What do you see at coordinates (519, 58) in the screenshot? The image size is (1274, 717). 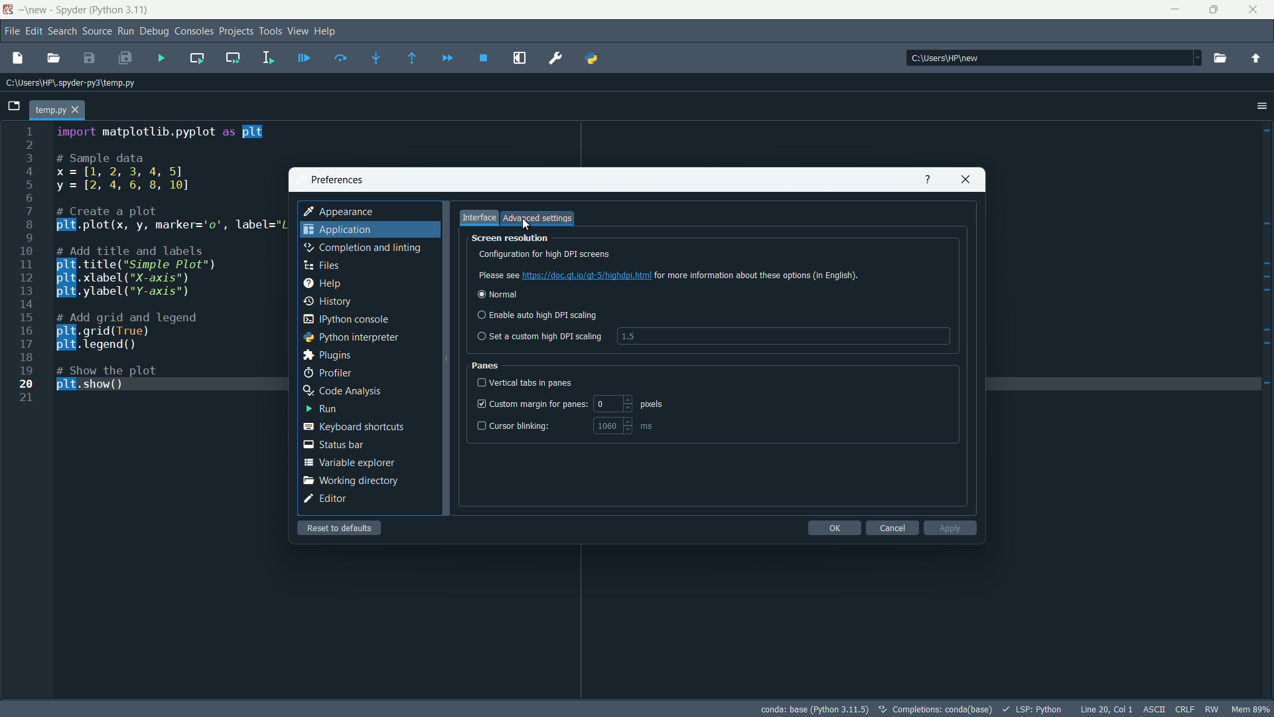 I see `maximize current pane` at bounding box center [519, 58].